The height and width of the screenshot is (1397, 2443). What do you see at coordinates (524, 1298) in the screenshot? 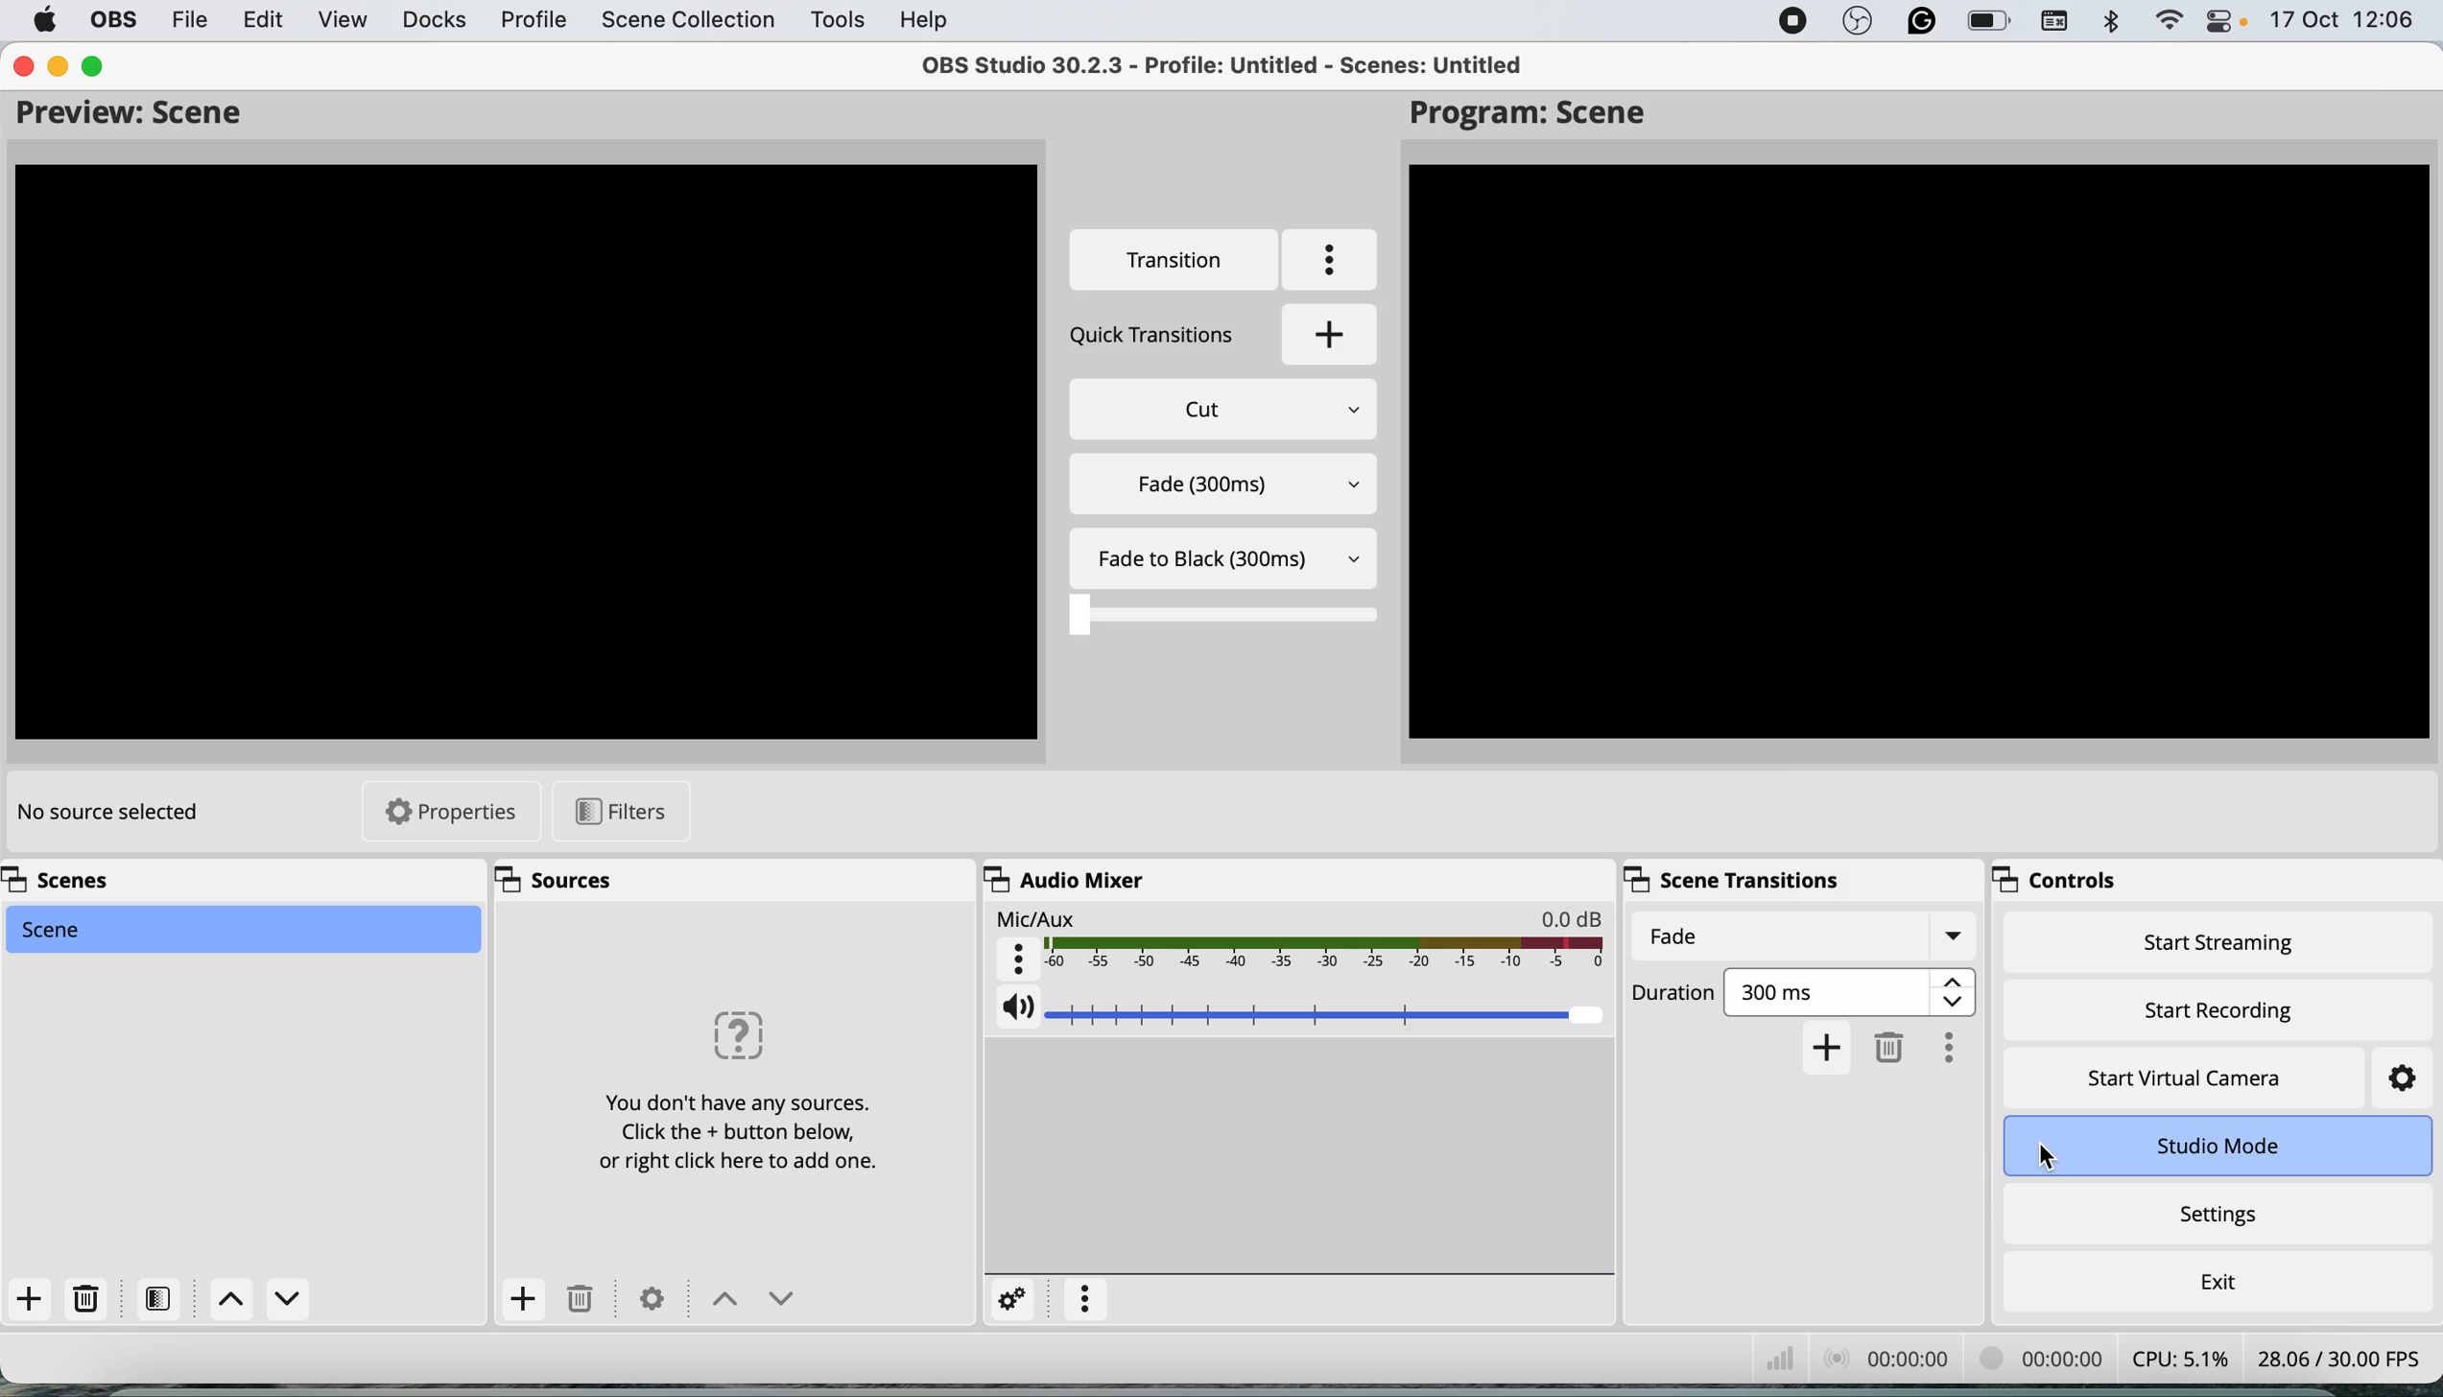
I see `add sources` at bounding box center [524, 1298].